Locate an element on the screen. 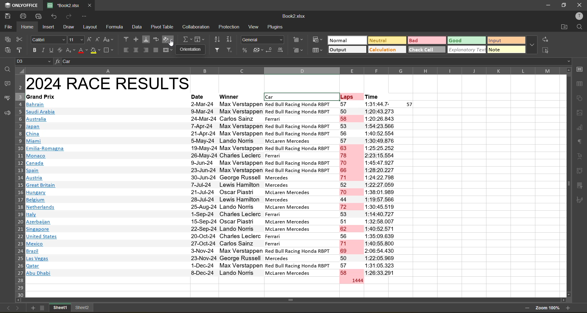 This screenshot has width=587, height=313. quick print is located at coordinates (40, 16).